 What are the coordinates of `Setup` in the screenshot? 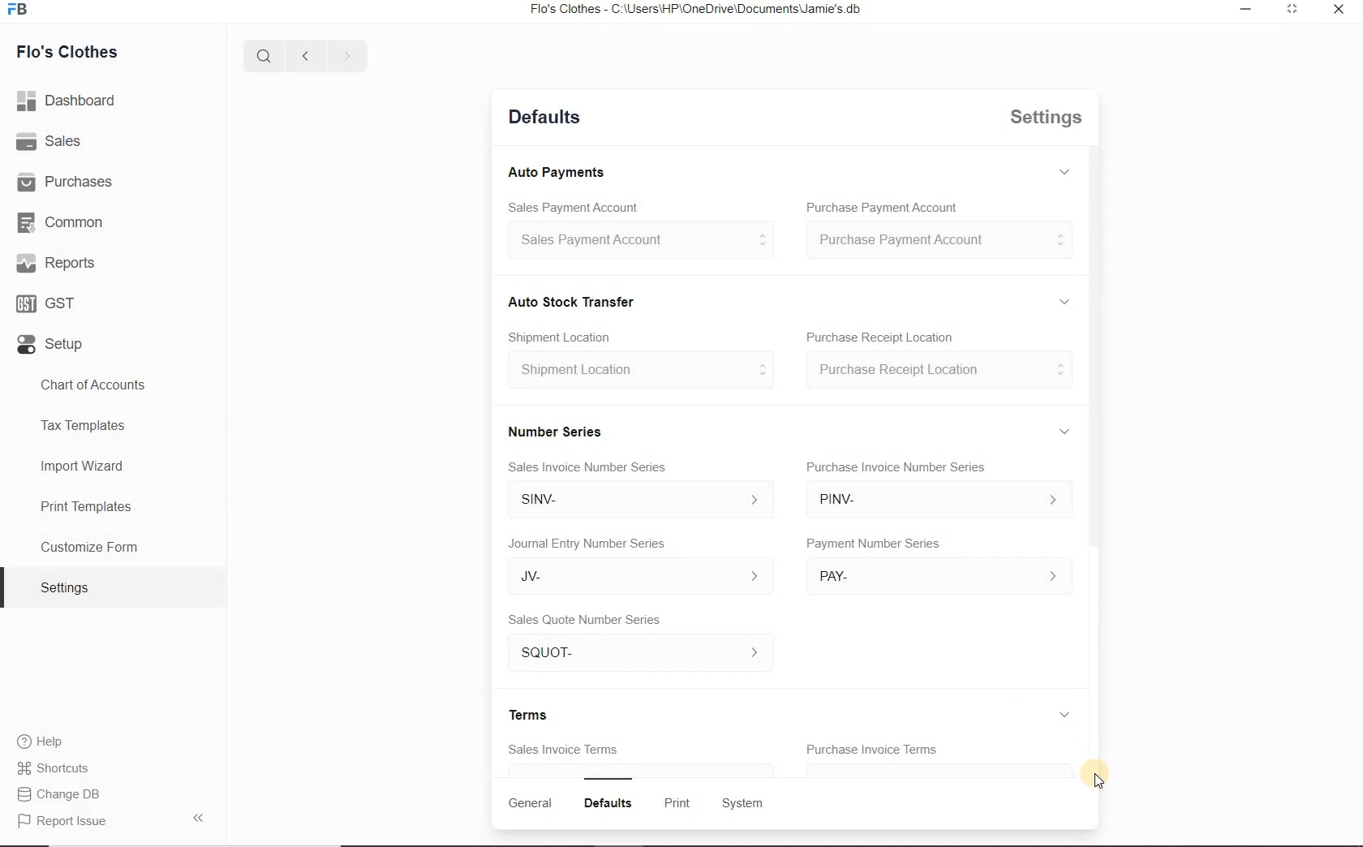 It's located at (51, 344).